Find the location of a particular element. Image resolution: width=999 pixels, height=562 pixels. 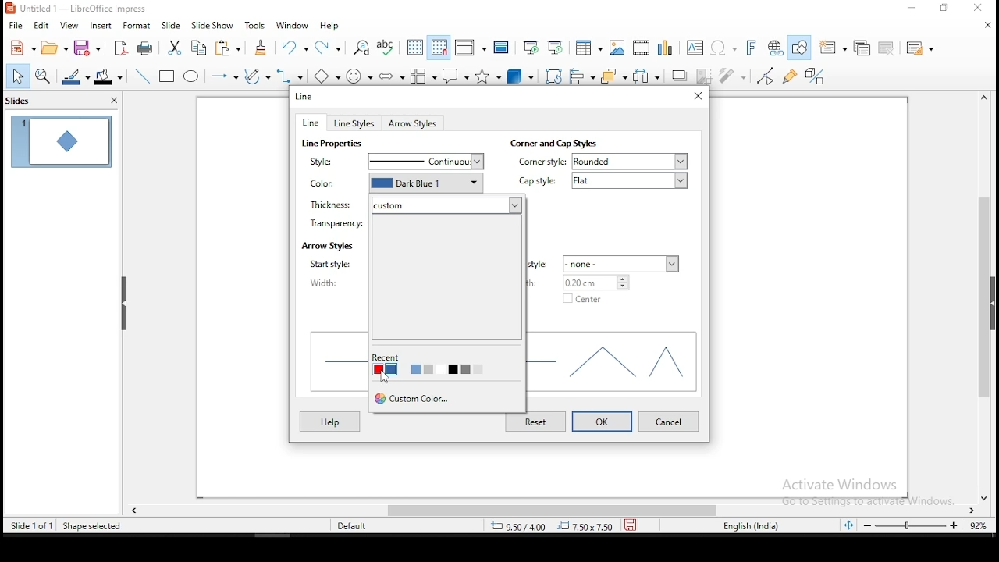

close window is located at coordinates (979, 8).